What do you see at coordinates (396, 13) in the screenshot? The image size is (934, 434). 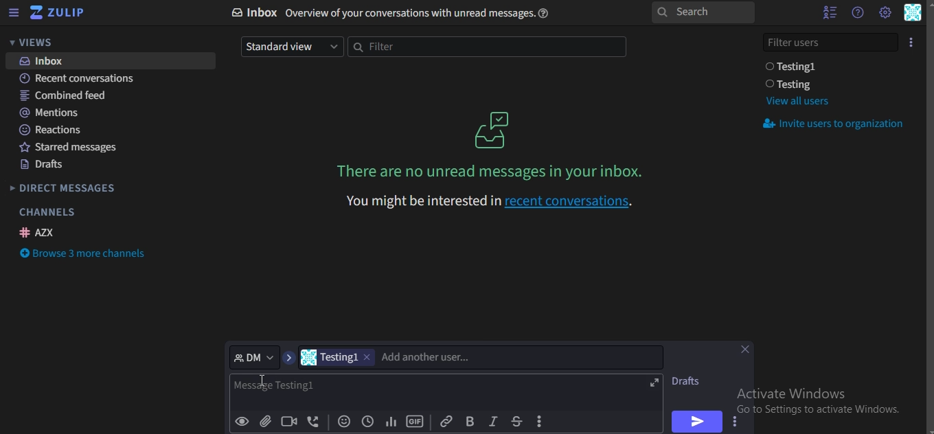 I see `inbox` at bounding box center [396, 13].